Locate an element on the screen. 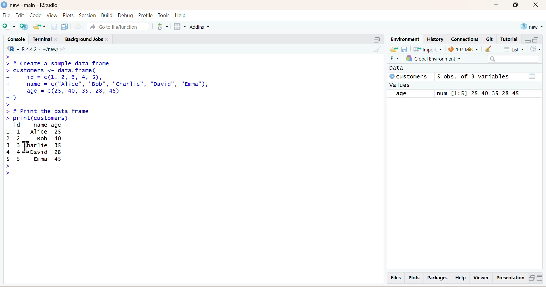  values is located at coordinates (400, 85).